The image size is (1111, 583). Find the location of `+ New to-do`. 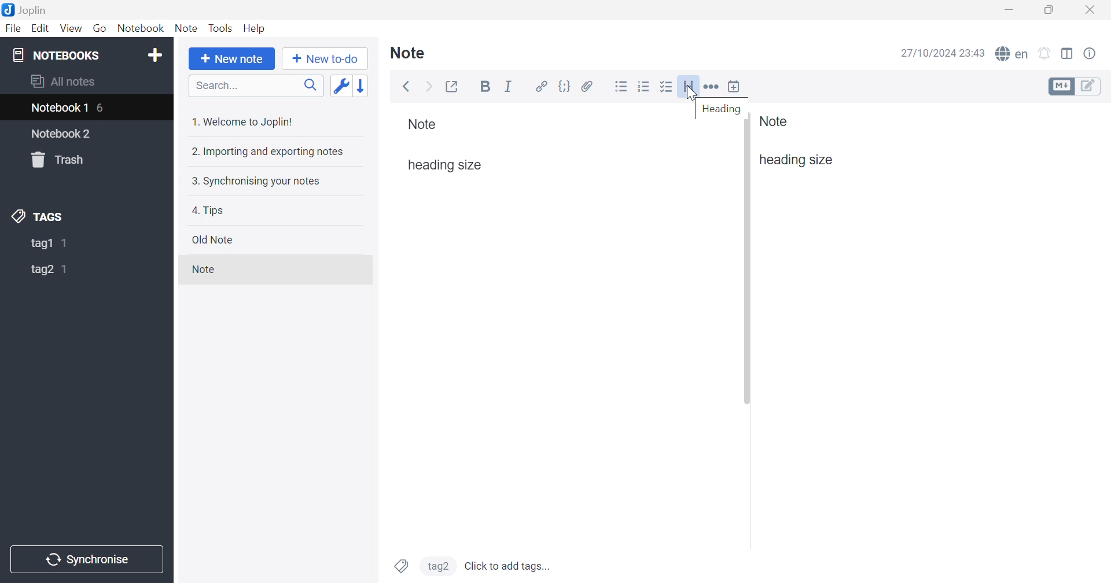

+ New to-do is located at coordinates (325, 59).